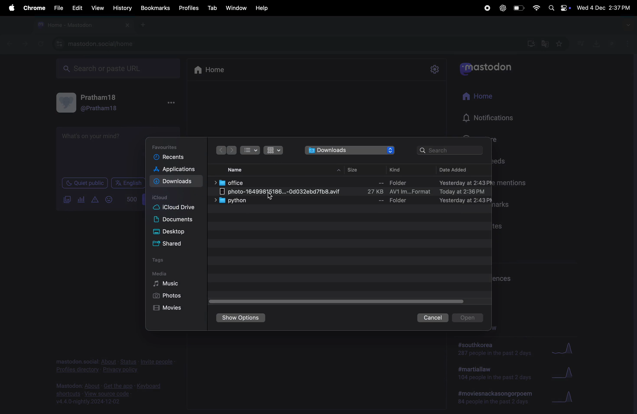 The height and width of the screenshot is (414, 637). Describe the element at coordinates (40, 44) in the screenshot. I see `refresh` at that location.